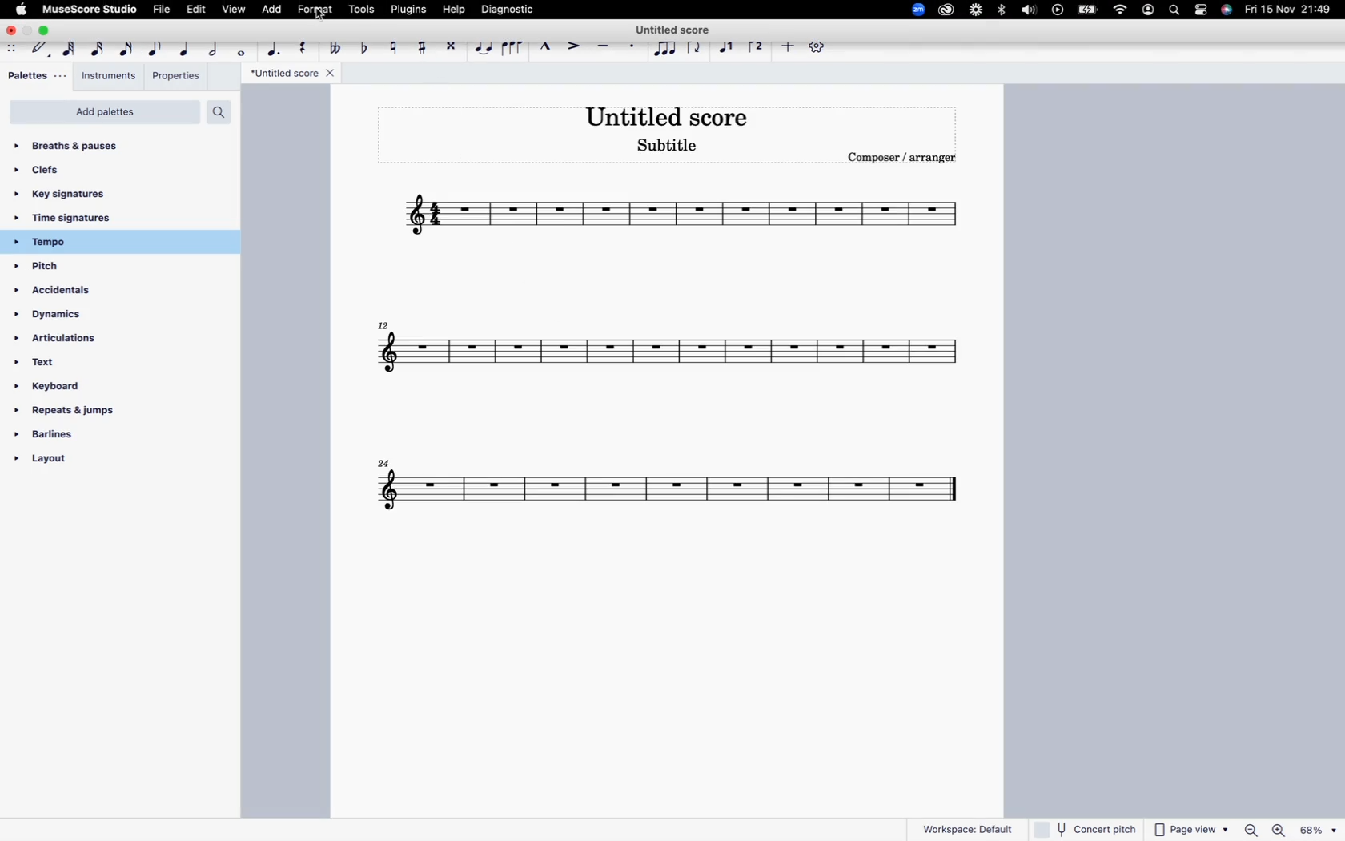 This screenshot has height=841, width=1345. What do you see at coordinates (669, 352) in the screenshot?
I see `score` at bounding box center [669, 352].